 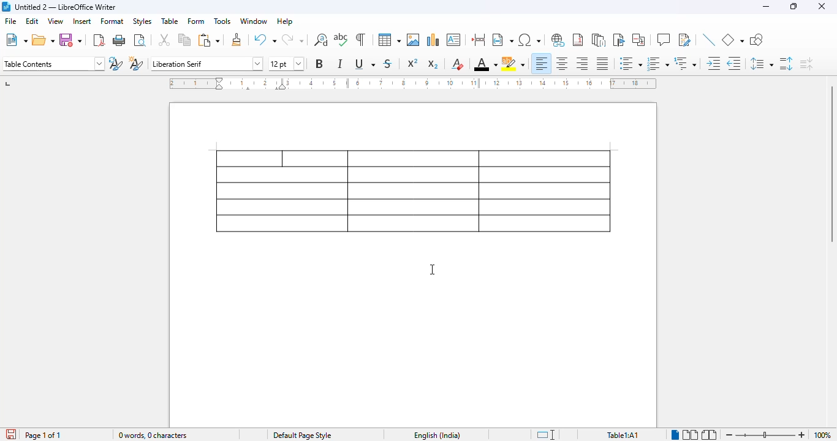 What do you see at coordinates (786, 64) in the screenshot?
I see `increase paragraph spacing` at bounding box center [786, 64].